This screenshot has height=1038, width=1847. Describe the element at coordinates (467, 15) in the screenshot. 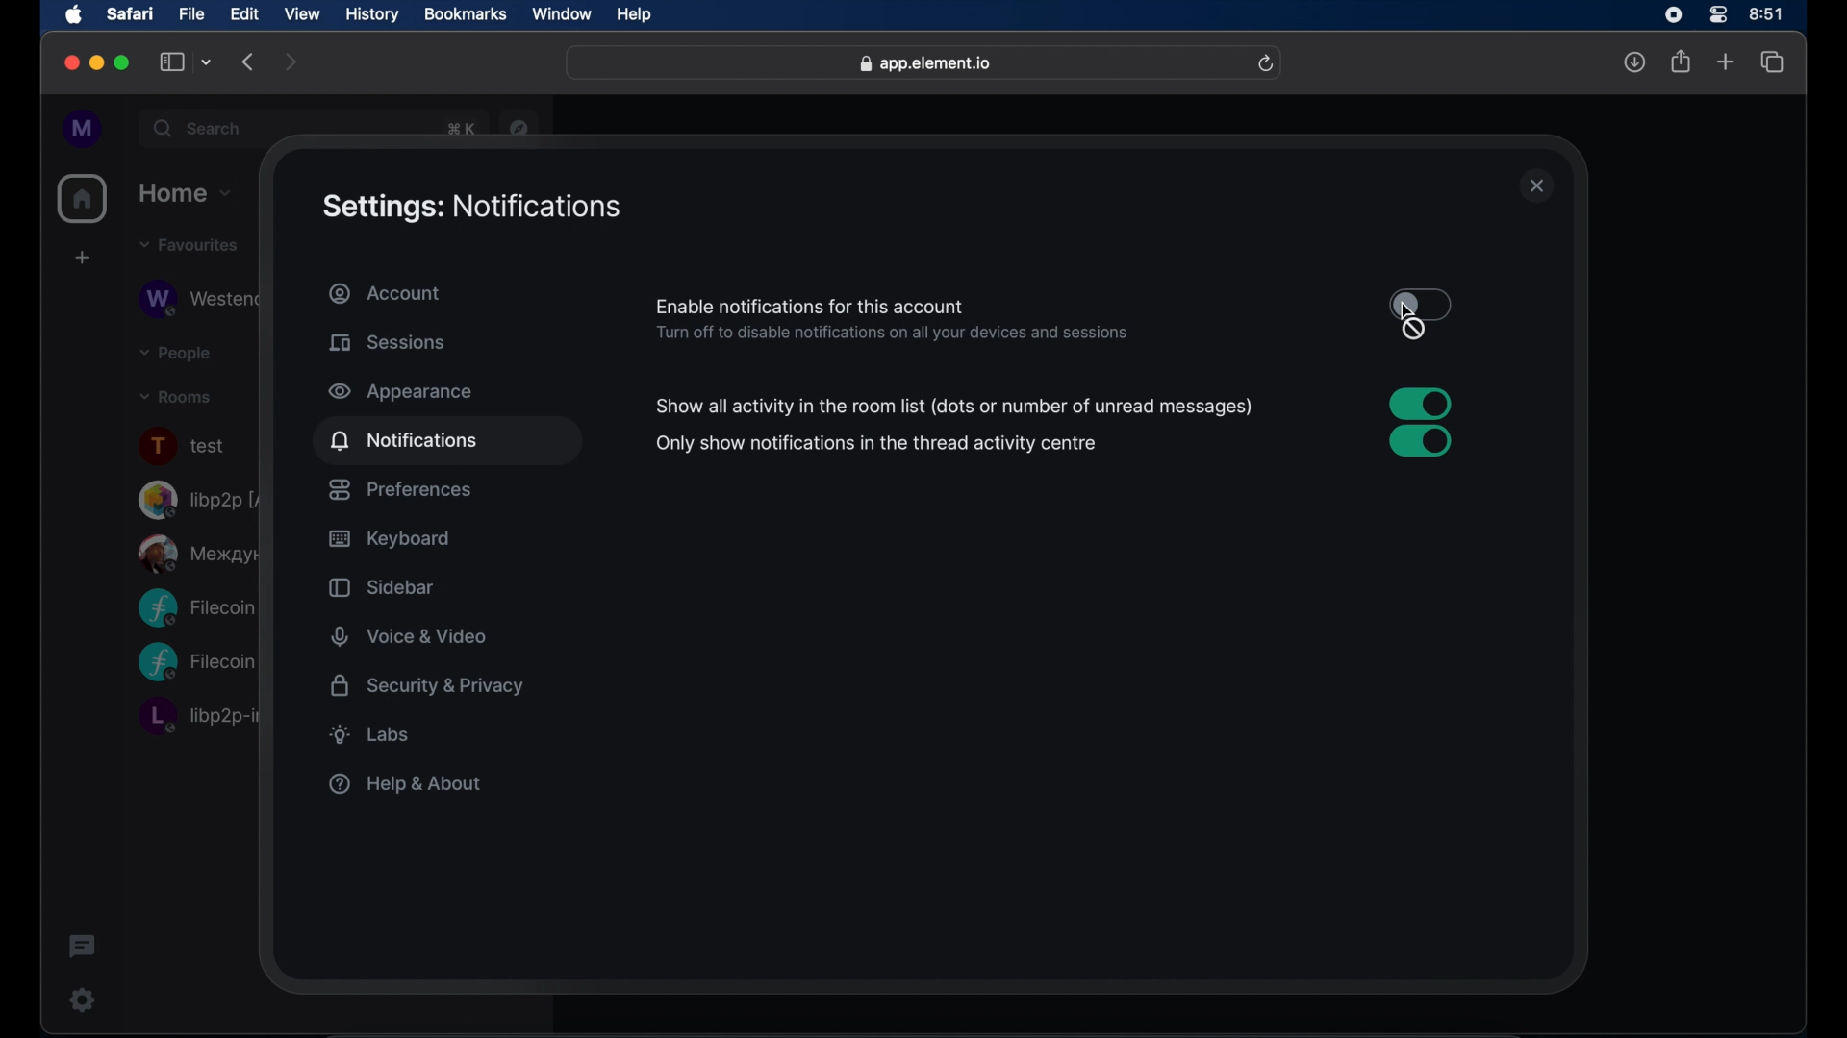

I see `bookmarks` at that location.